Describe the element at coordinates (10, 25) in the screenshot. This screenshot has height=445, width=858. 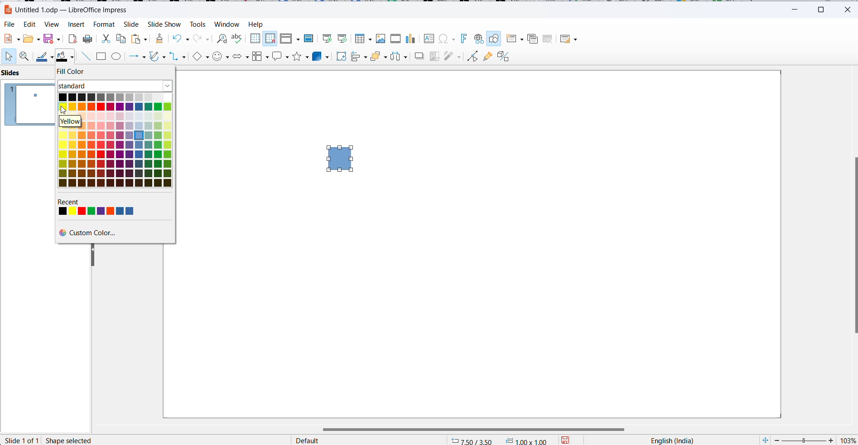
I see `File` at that location.